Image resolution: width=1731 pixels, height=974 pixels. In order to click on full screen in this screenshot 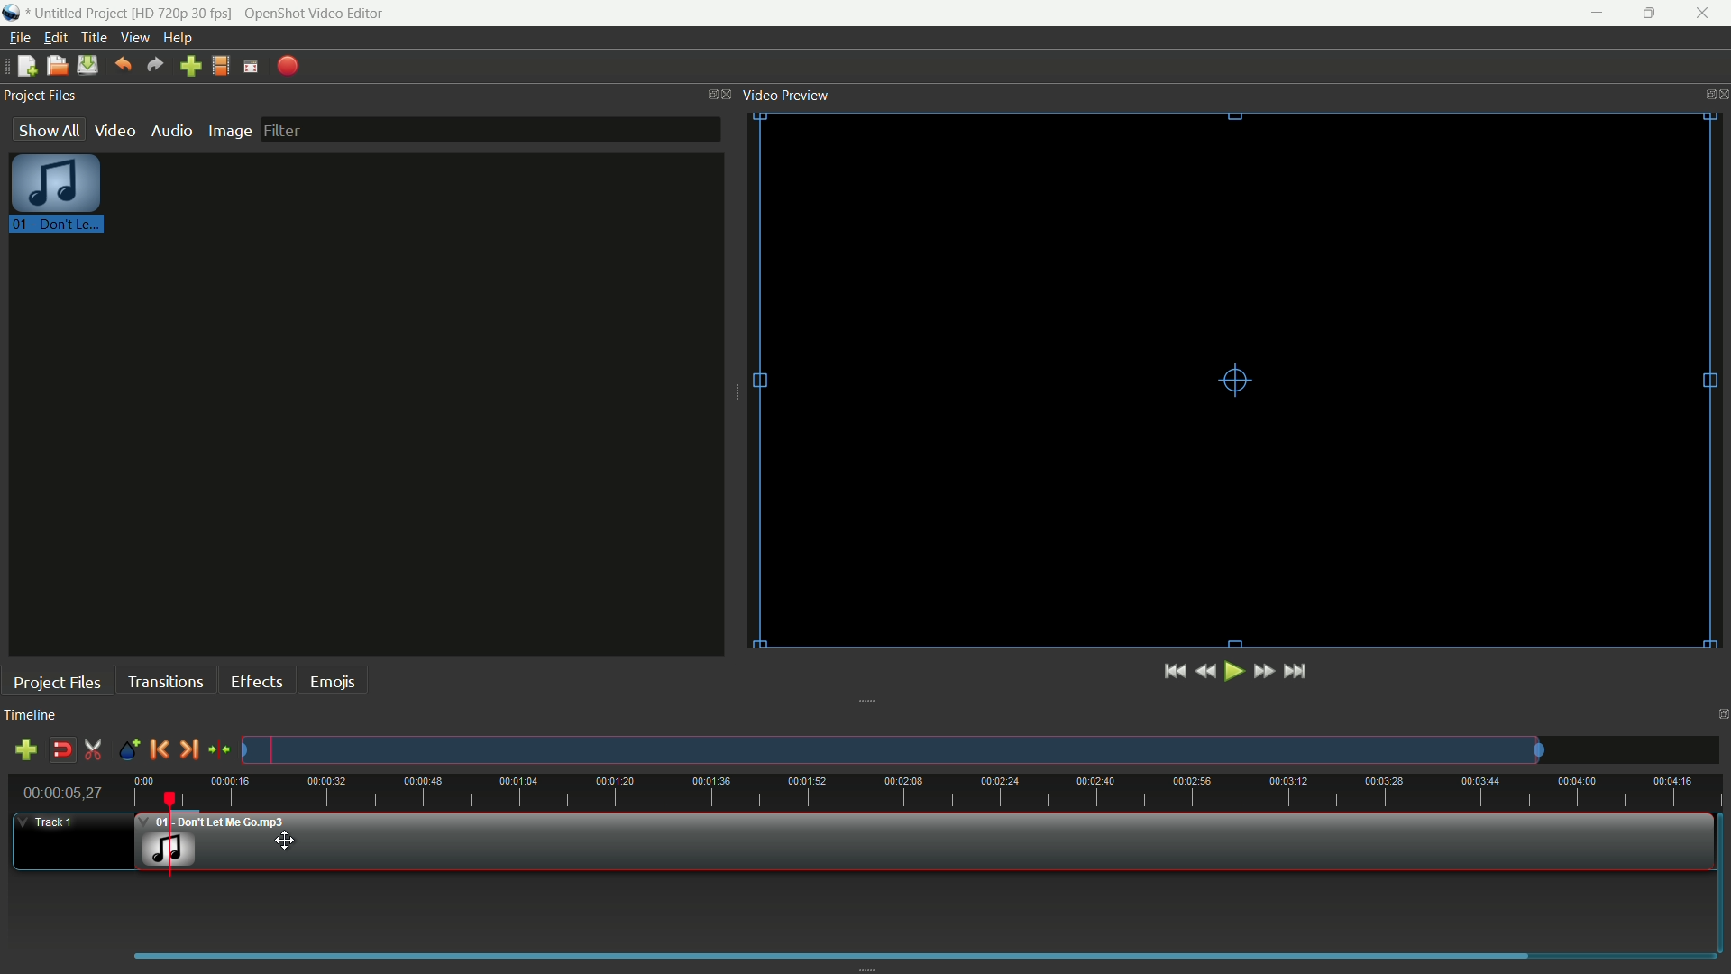, I will do `click(252, 66)`.